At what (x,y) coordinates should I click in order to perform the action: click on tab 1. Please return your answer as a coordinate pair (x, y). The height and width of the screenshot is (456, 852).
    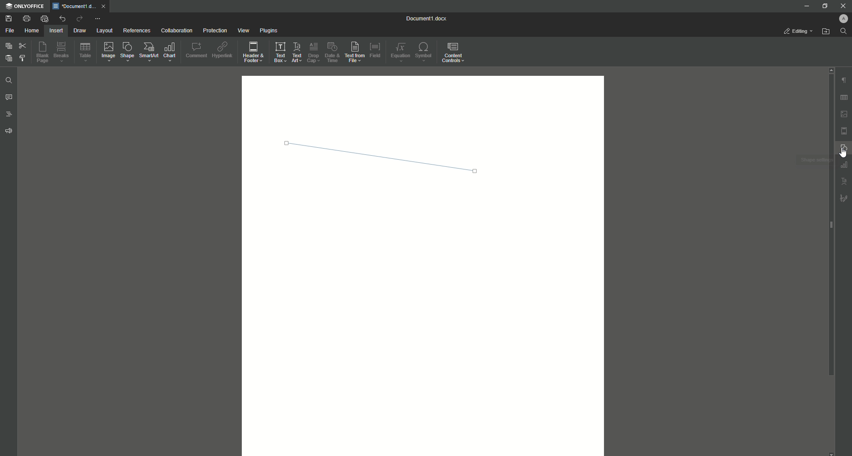
    Looking at the image, I should click on (82, 6).